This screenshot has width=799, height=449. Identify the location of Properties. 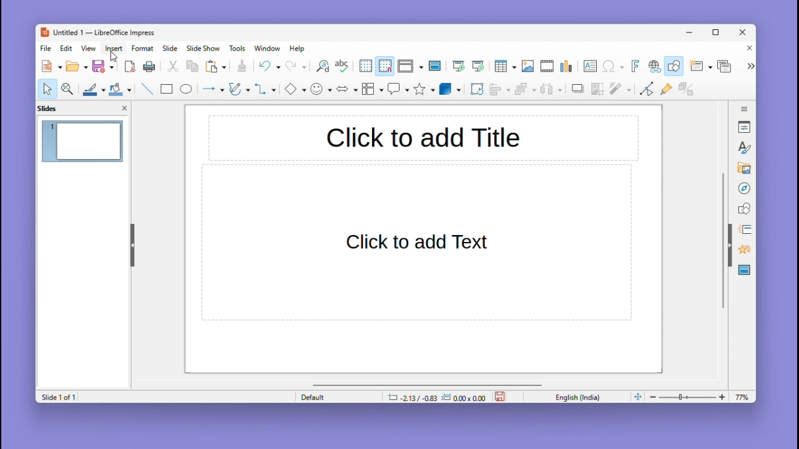
(745, 127).